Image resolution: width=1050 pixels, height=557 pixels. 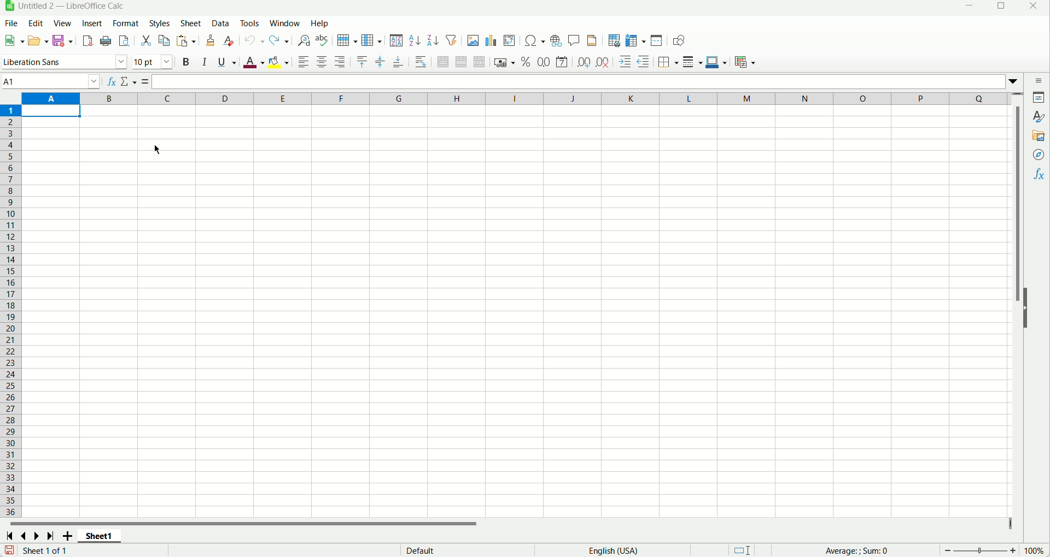 I want to click on Insert comment, so click(x=574, y=39).